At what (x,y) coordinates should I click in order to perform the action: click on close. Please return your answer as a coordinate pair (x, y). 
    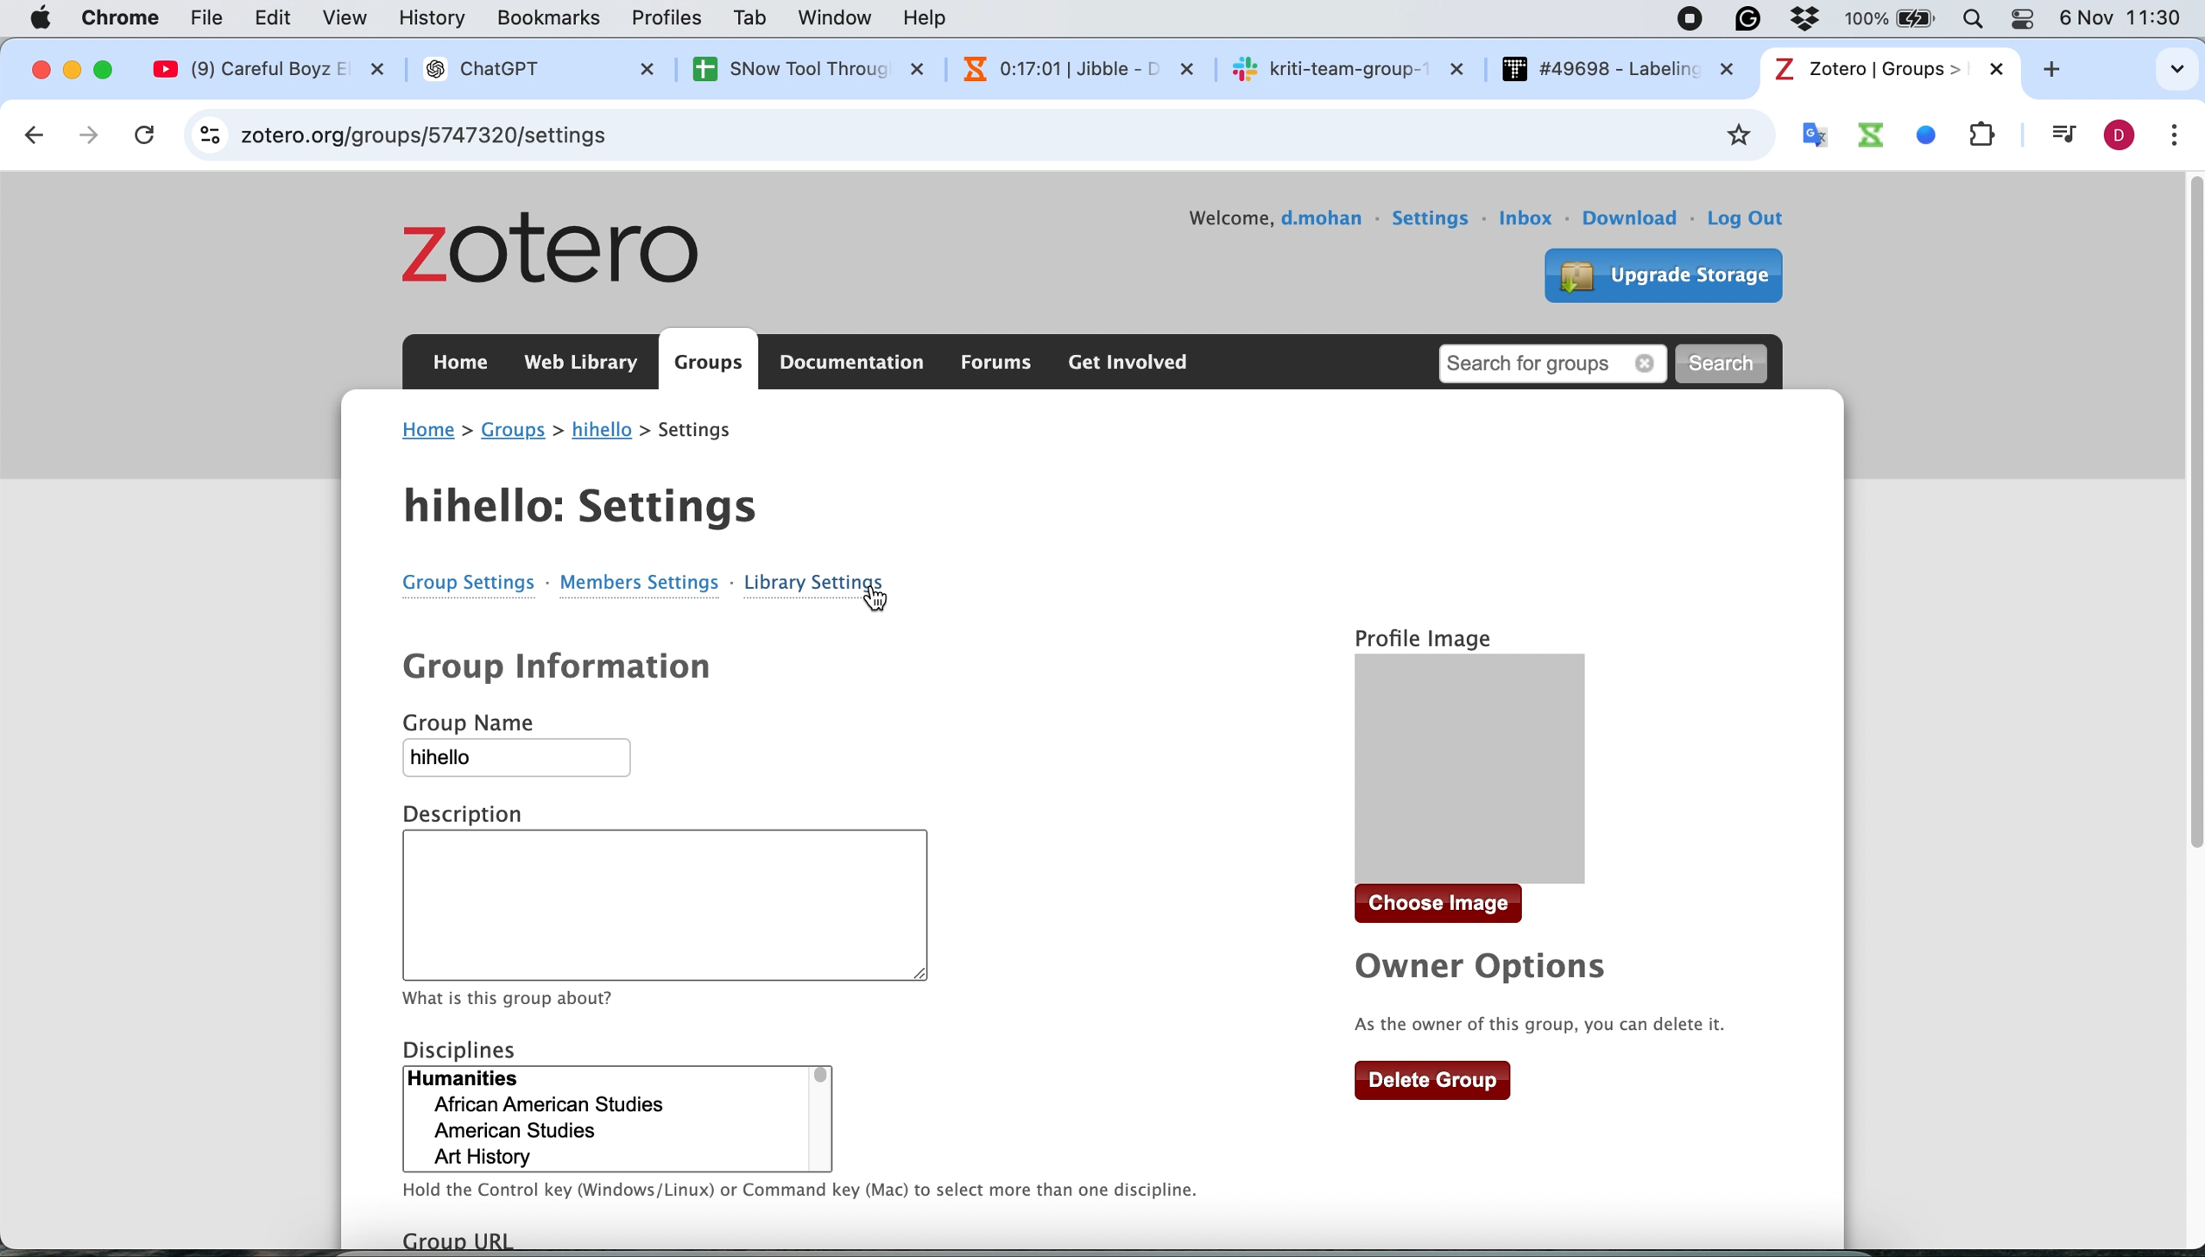
    Looking at the image, I should click on (38, 70).